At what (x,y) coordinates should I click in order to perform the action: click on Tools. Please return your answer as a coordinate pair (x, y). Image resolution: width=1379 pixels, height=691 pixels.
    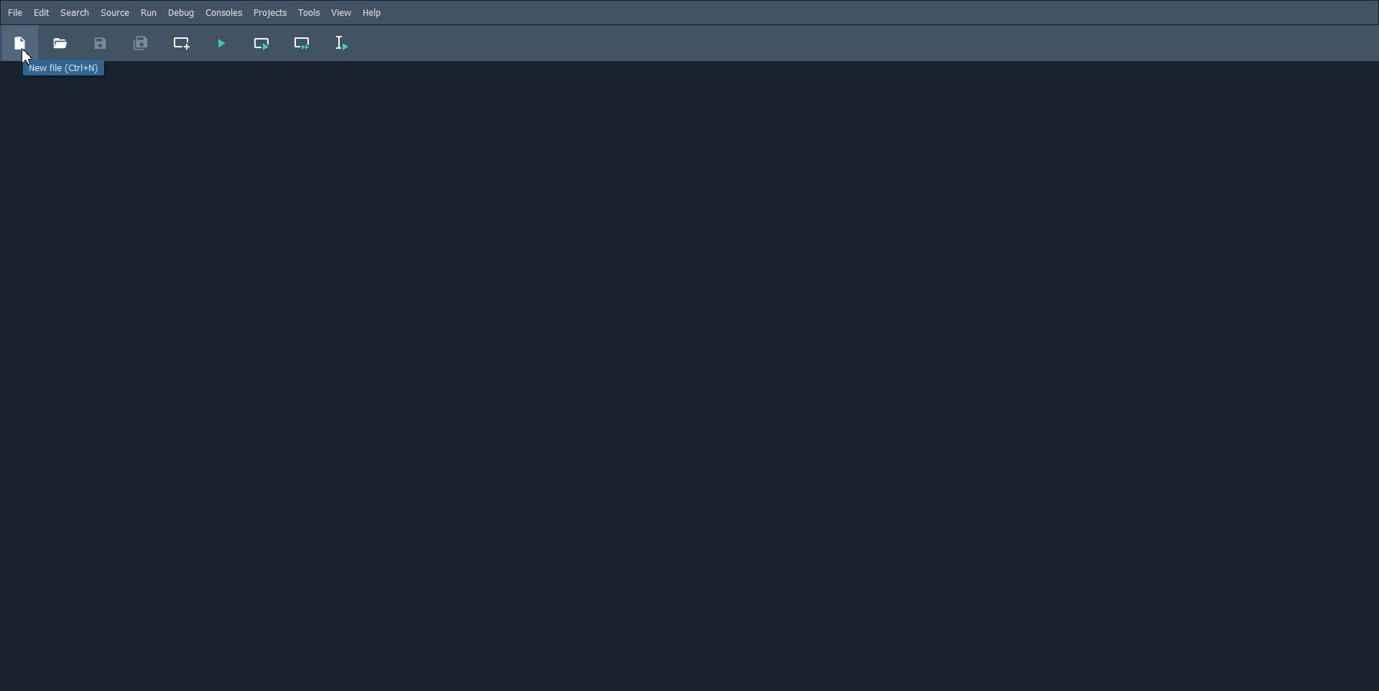
    Looking at the image, I should click on (309, 13).